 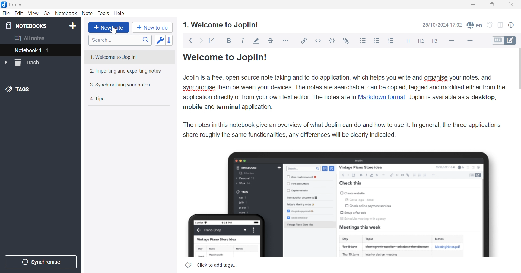 What do you see at coordinates (392, 41) in the screenshot?
I see `Checkbox list` at bounding box center [392, 41].